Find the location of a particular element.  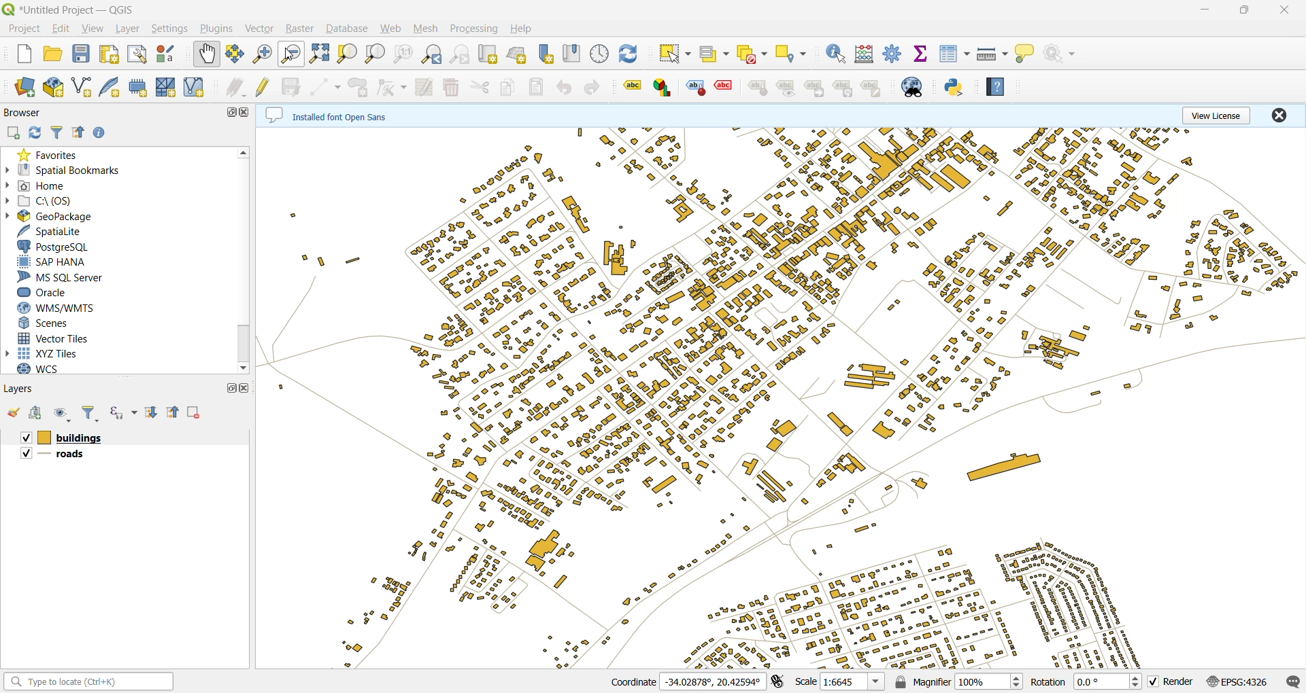

new is located at coordinates (22, 54).